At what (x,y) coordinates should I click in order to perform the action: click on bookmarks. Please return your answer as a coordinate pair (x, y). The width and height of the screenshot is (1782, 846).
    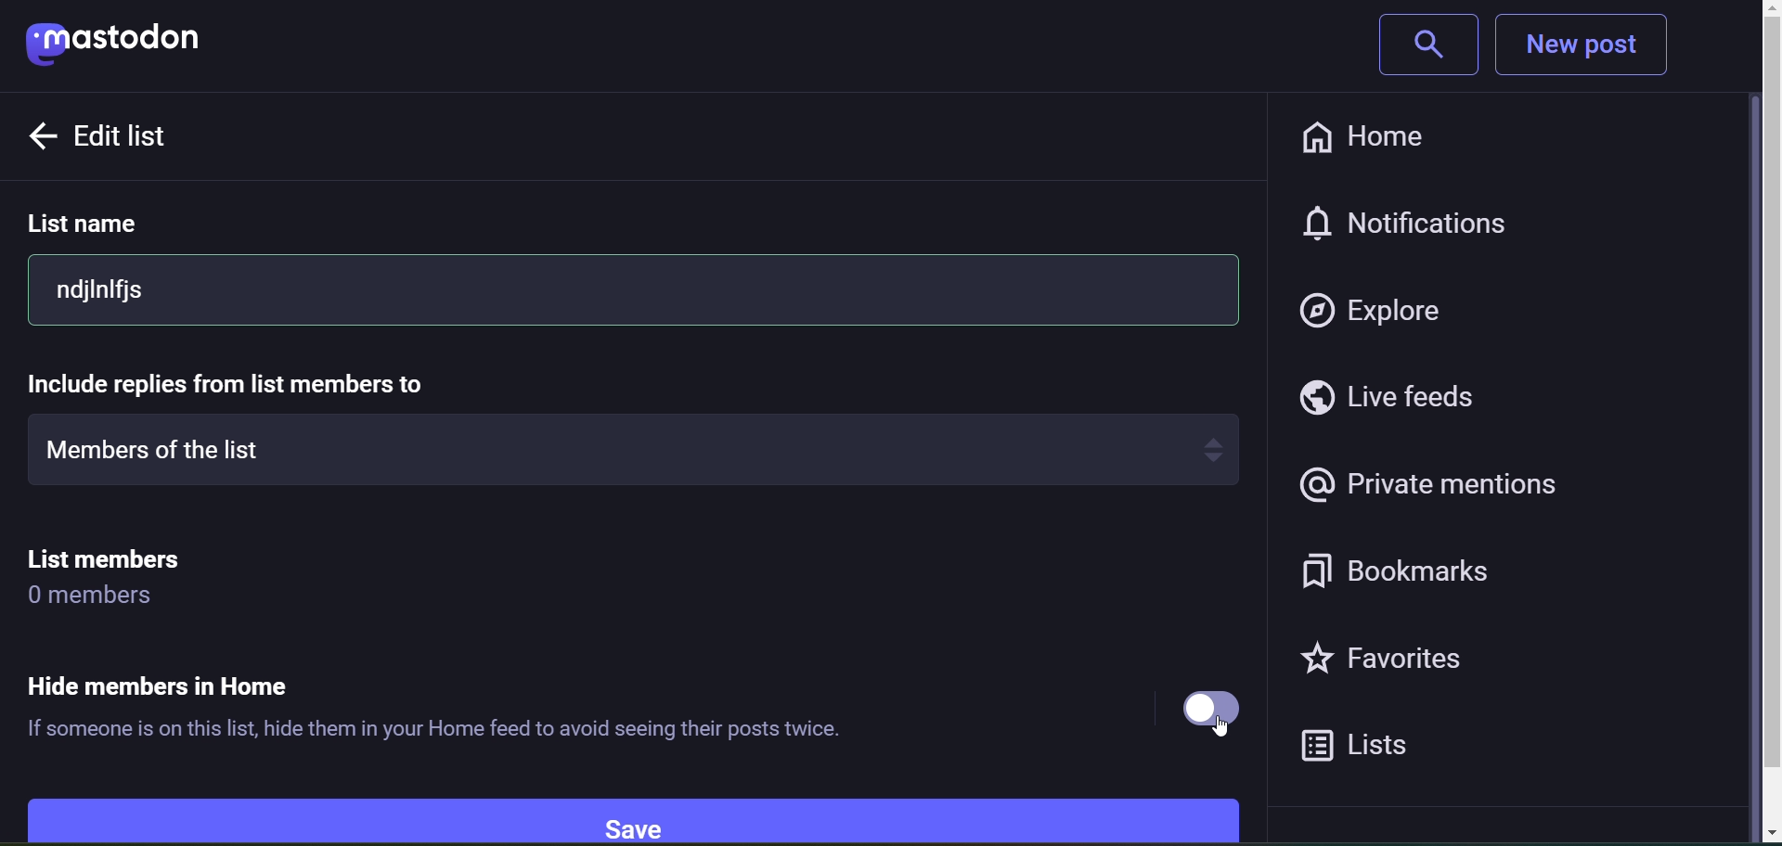
    Looking at the image, I should click on (1421, 571).